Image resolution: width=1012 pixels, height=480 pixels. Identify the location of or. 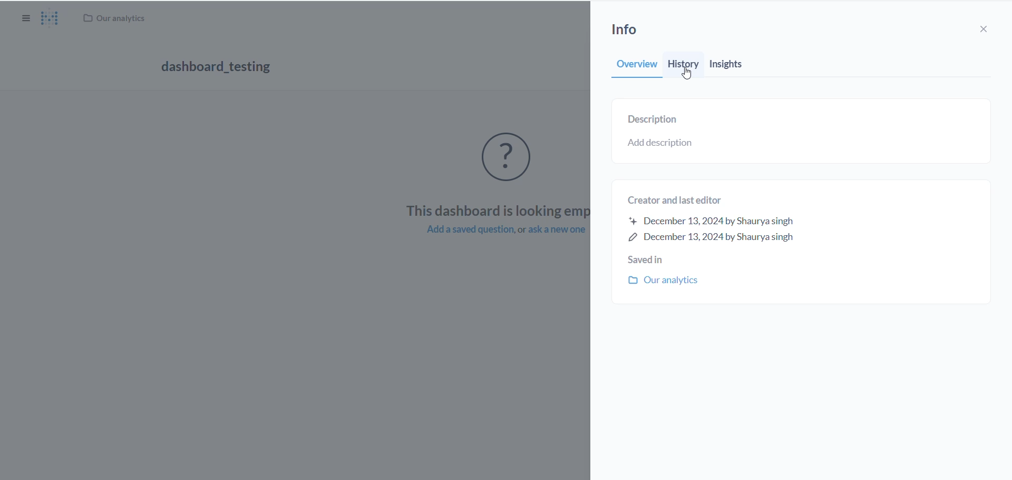
(521, 231).